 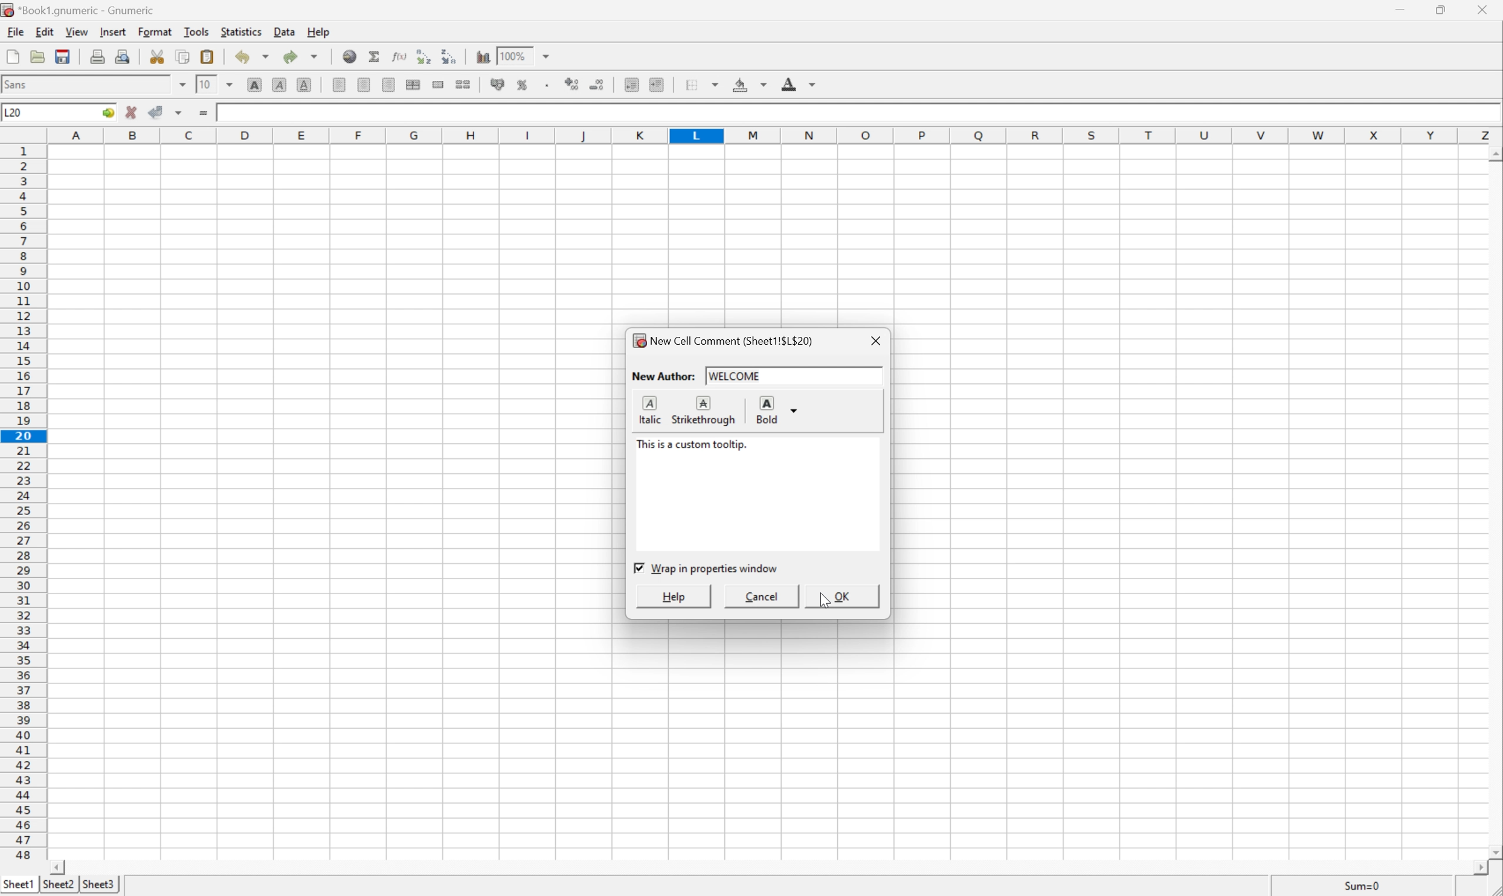 I want to click on New Author:, so click(x=661, y=376).